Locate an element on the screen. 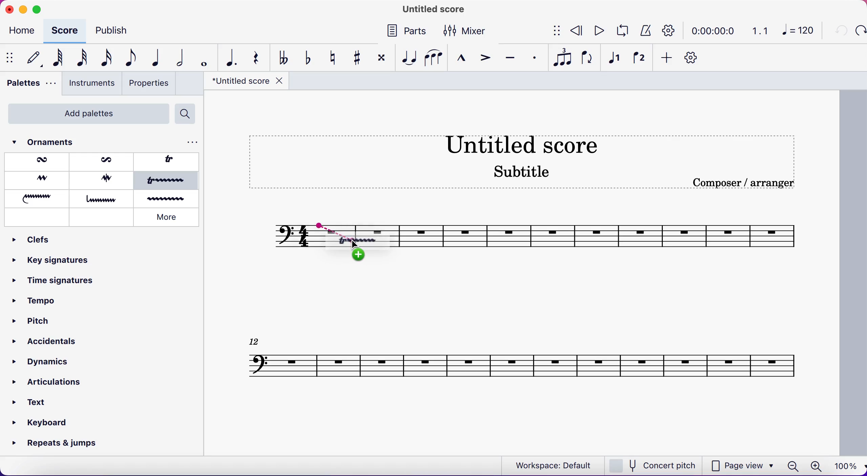  instruments is located at coordinates (91, 84).